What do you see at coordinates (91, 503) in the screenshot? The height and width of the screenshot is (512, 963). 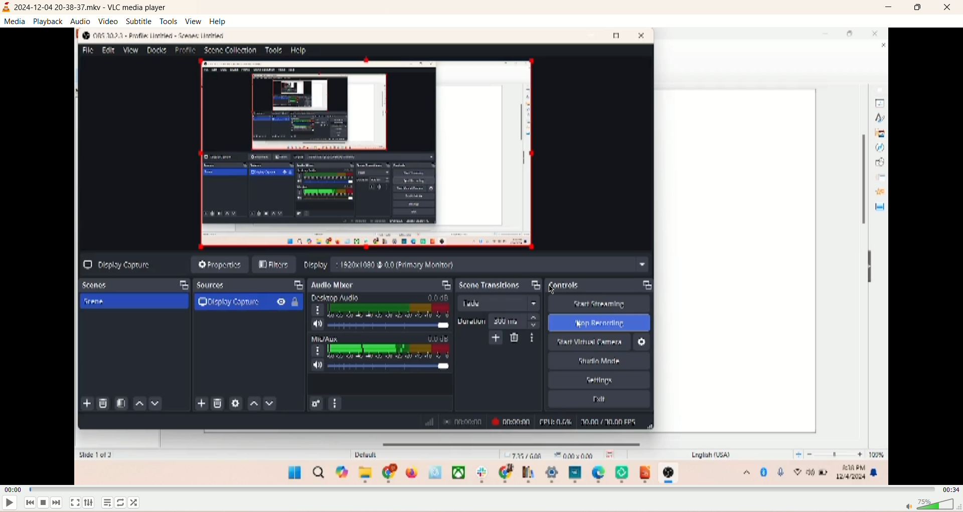 I see `extended settings` at bounding box center [91, 503].